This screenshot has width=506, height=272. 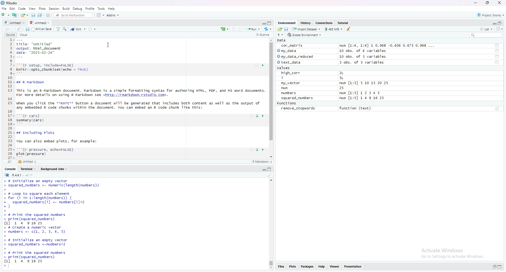 What do you see at coordinates (272, 92) in the screenshot?
I see `vertical Scrollbar` at bounding box center [272, 92].